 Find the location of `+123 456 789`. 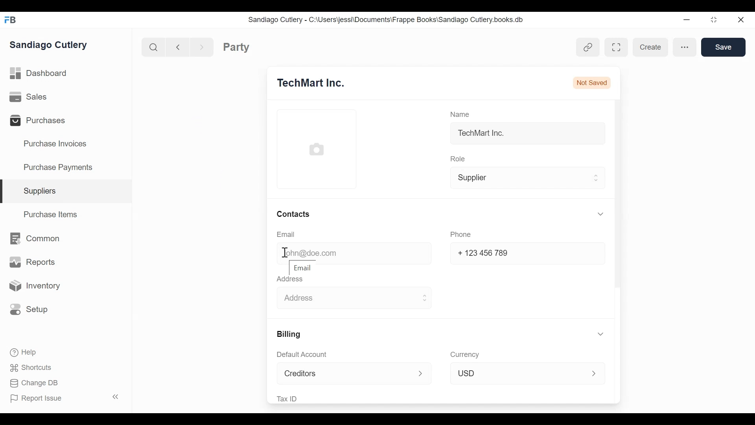

+123 456 789 is located at coordinates (484, 253).